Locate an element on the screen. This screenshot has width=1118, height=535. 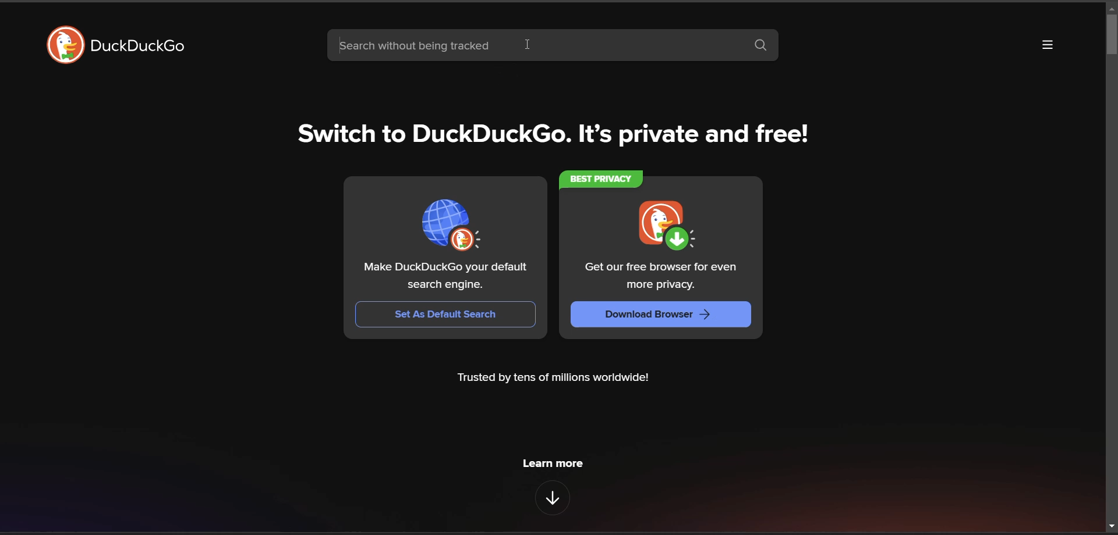
learn more is located at coordinates (555, 466).